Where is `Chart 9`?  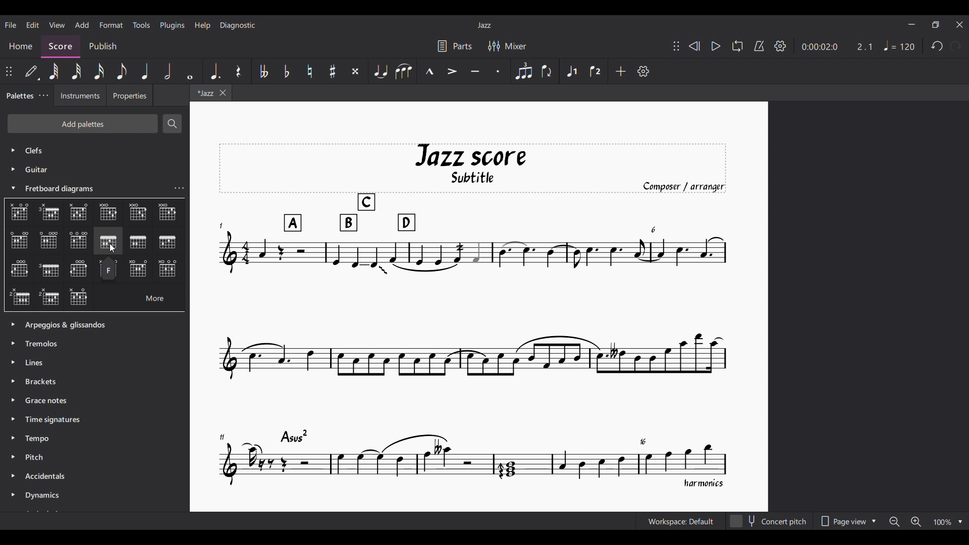
Chart 9 is located at coordinates (109, 241).